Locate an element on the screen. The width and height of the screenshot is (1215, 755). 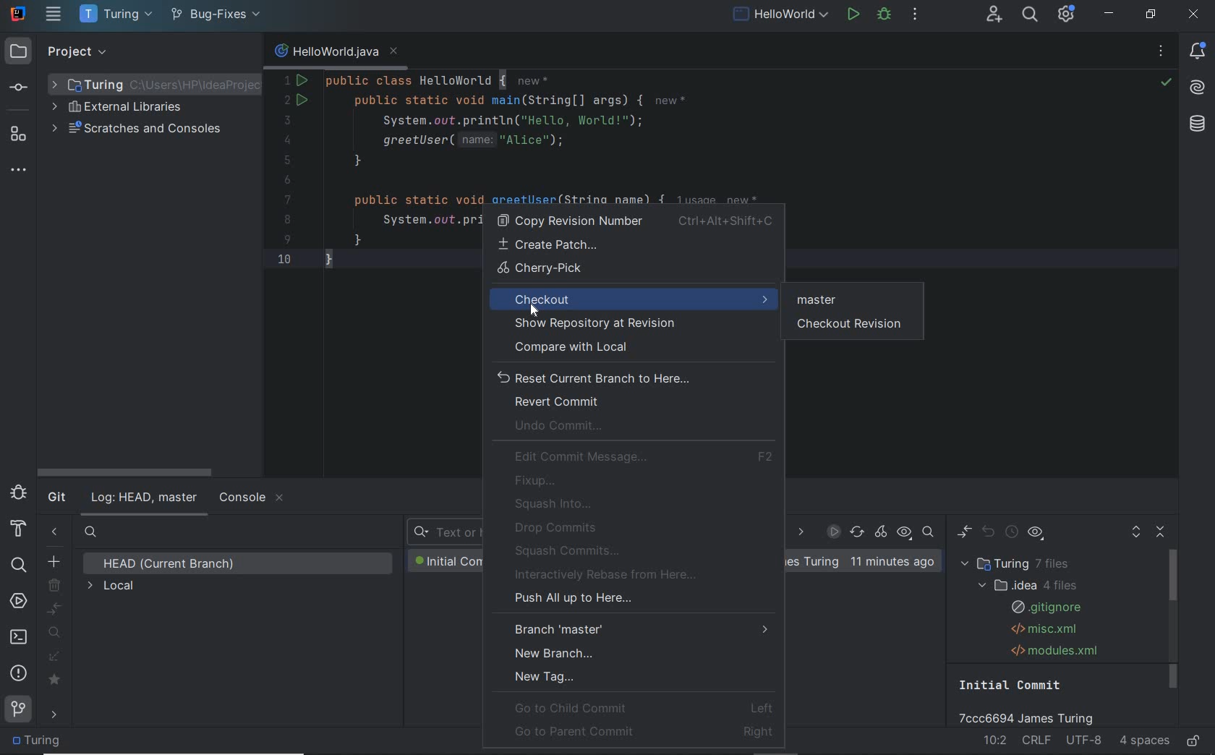
master is located at coordinates (819, 299).